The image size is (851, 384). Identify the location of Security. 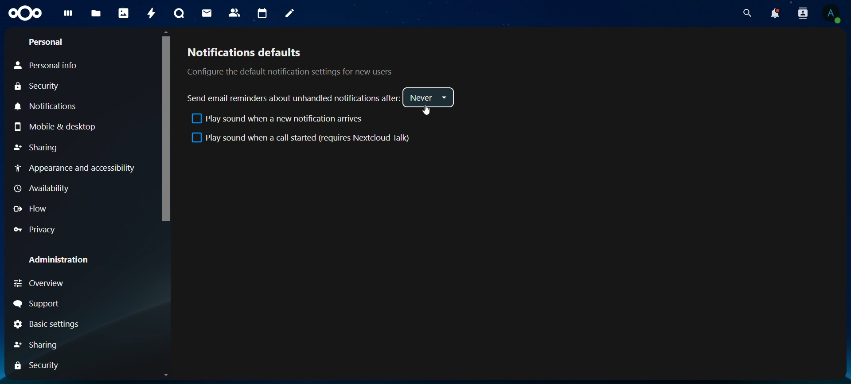
(36, 366).